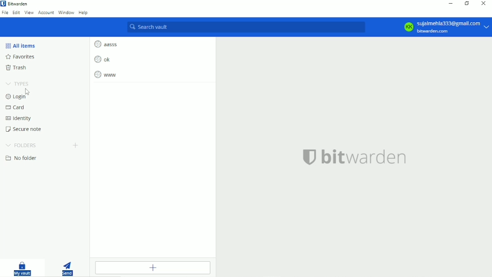  What do you see at coordinates (23, 96) in the screenshot?
I see `Login` at bounding box center [23, 96].